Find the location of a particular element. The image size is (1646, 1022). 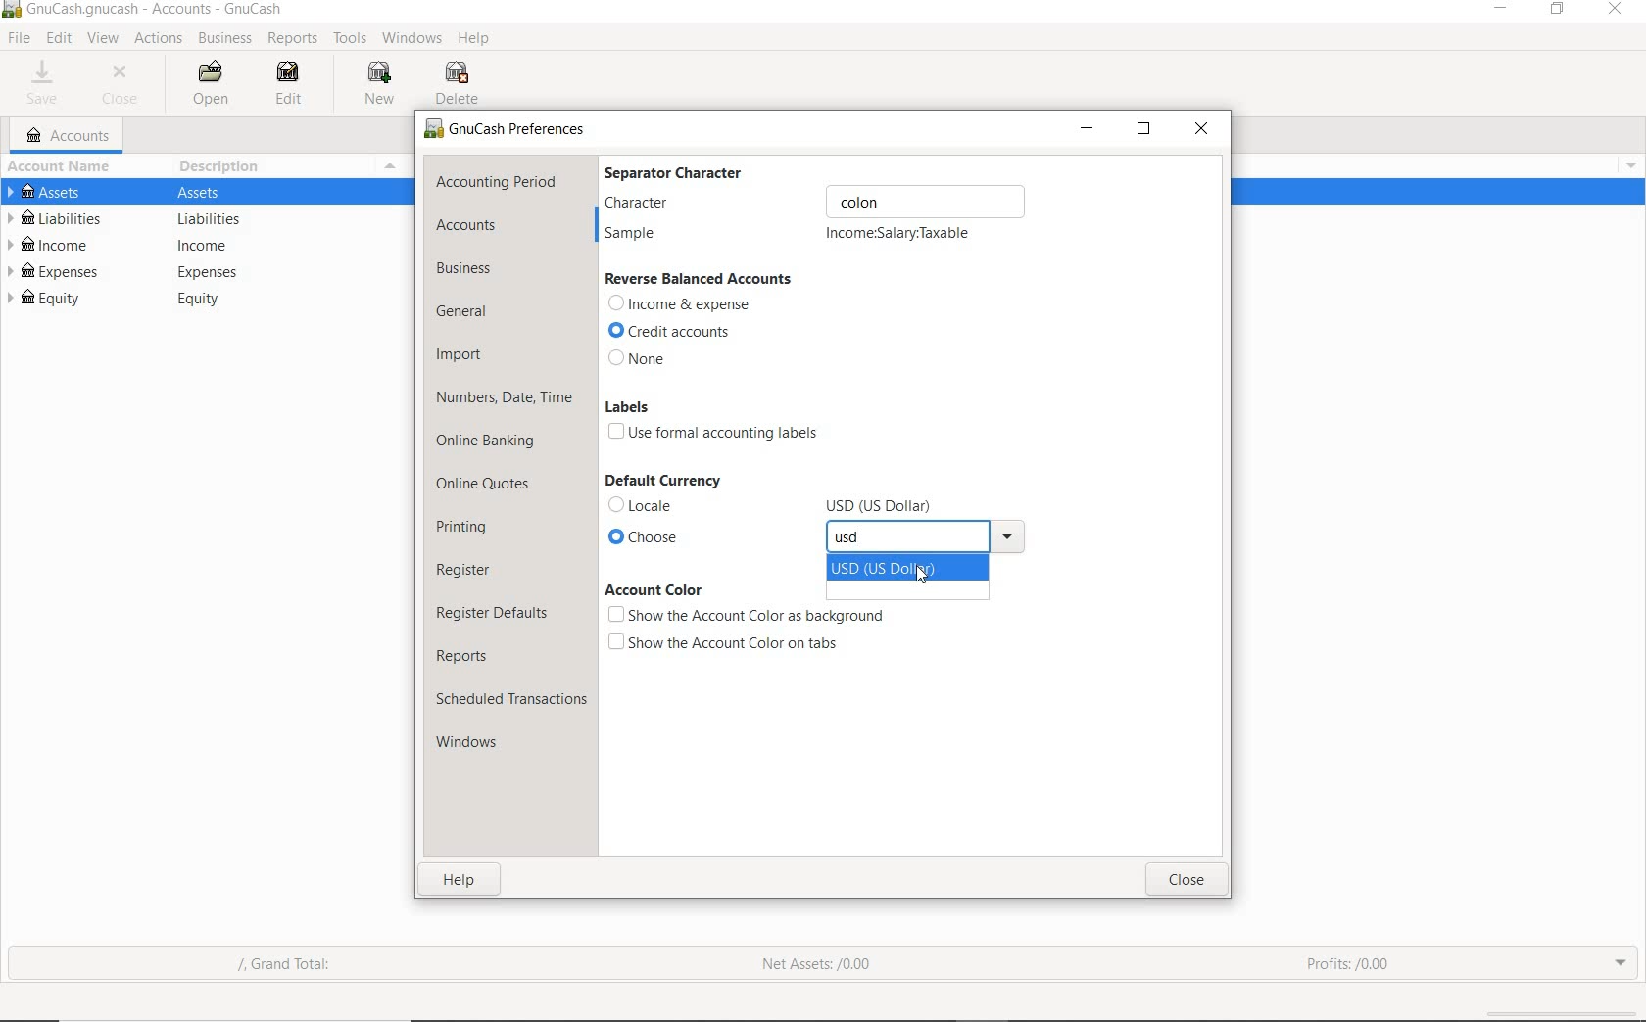

ACCOUNT NAME is located at coordinates (63, 168).